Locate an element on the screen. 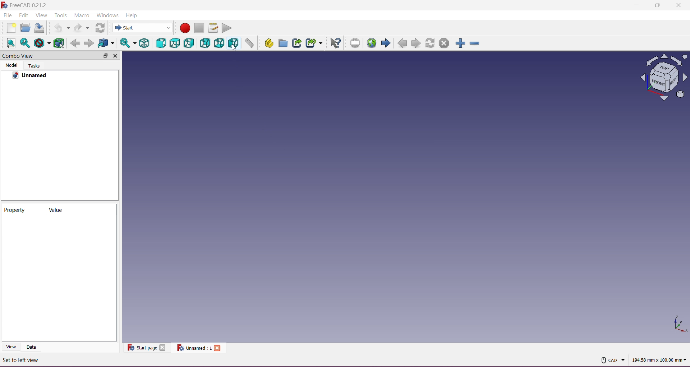 This screenshot has width=690, height=367. Backward Navigation is located at coordinates (402, 43).